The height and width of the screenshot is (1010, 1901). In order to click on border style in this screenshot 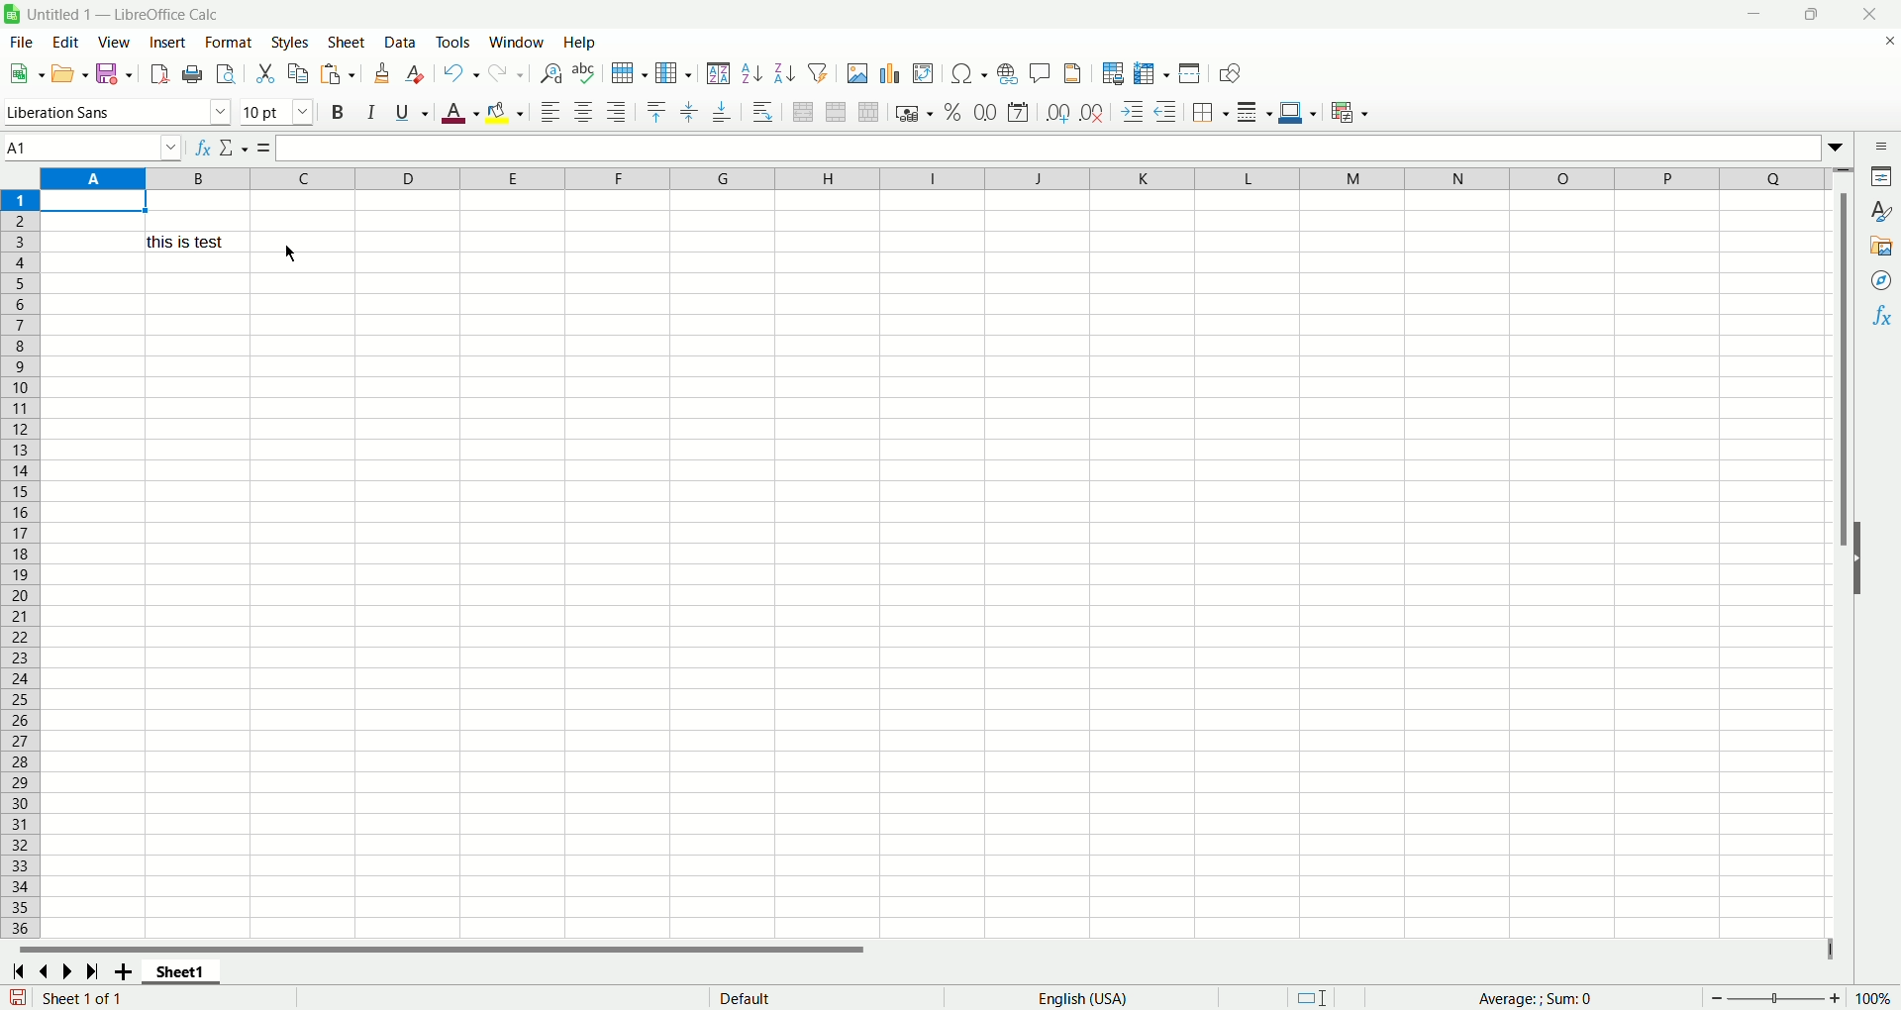, I will do `click(1255, 110)`.